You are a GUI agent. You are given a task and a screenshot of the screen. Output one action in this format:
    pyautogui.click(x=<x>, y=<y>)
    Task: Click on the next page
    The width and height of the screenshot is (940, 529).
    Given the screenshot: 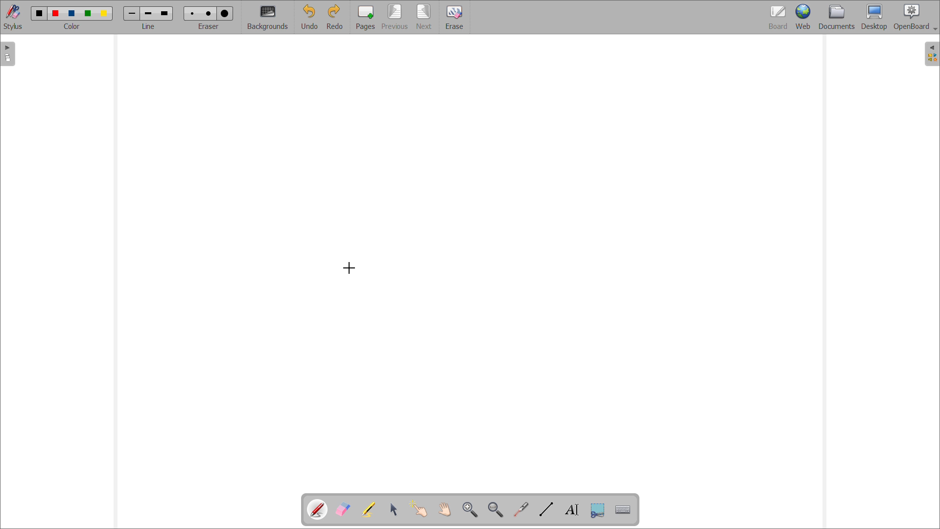 What is the action you would take?
    pyautogui.click(x=424, y=17)
    